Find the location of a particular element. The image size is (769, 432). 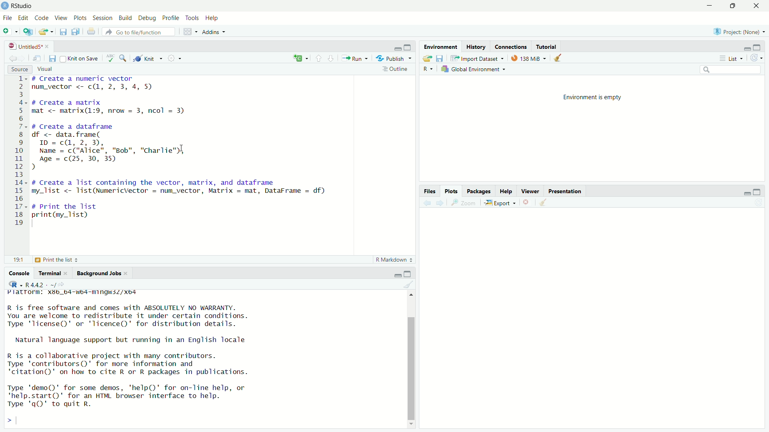

Knit is located at coordinates (148, 59).